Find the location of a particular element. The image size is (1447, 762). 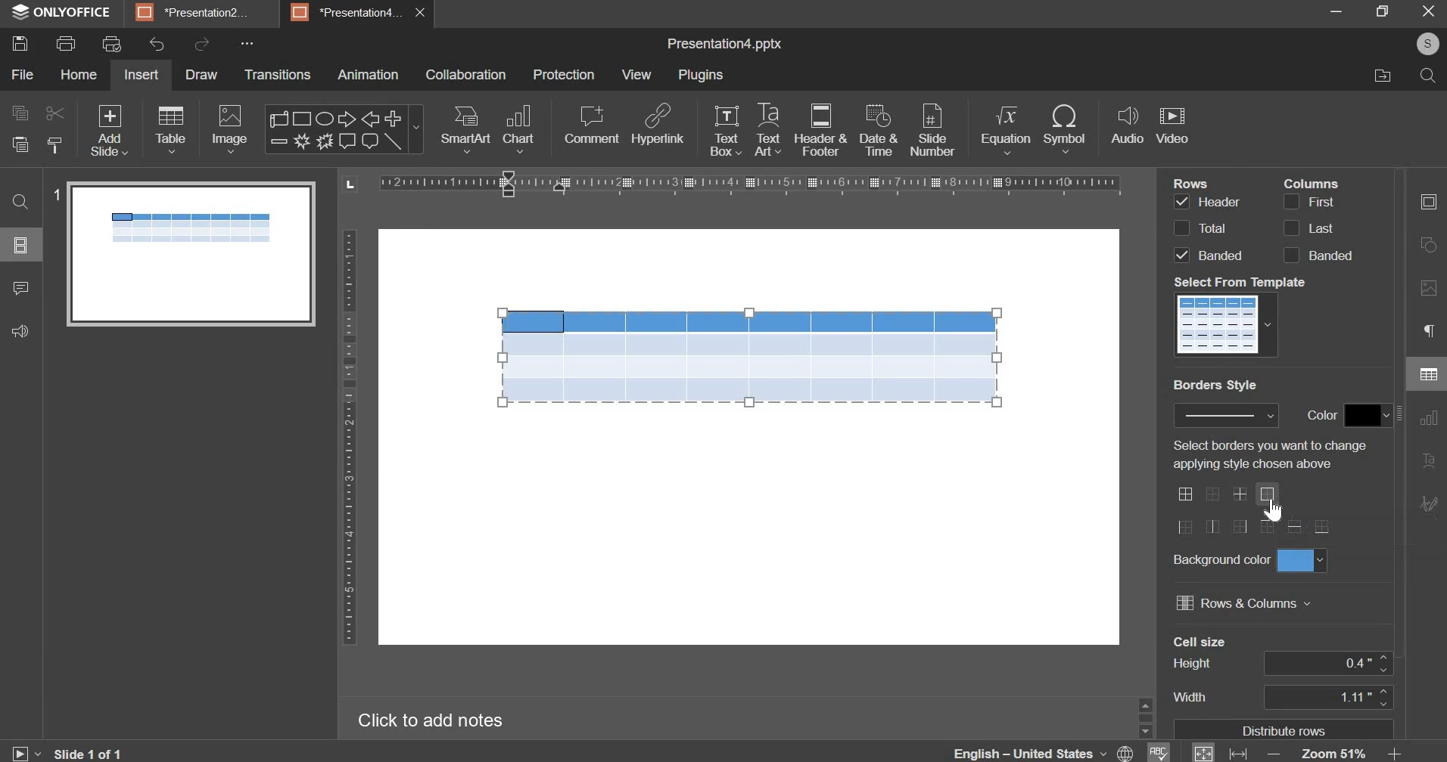

audio is located at coordinates (1128, 126).